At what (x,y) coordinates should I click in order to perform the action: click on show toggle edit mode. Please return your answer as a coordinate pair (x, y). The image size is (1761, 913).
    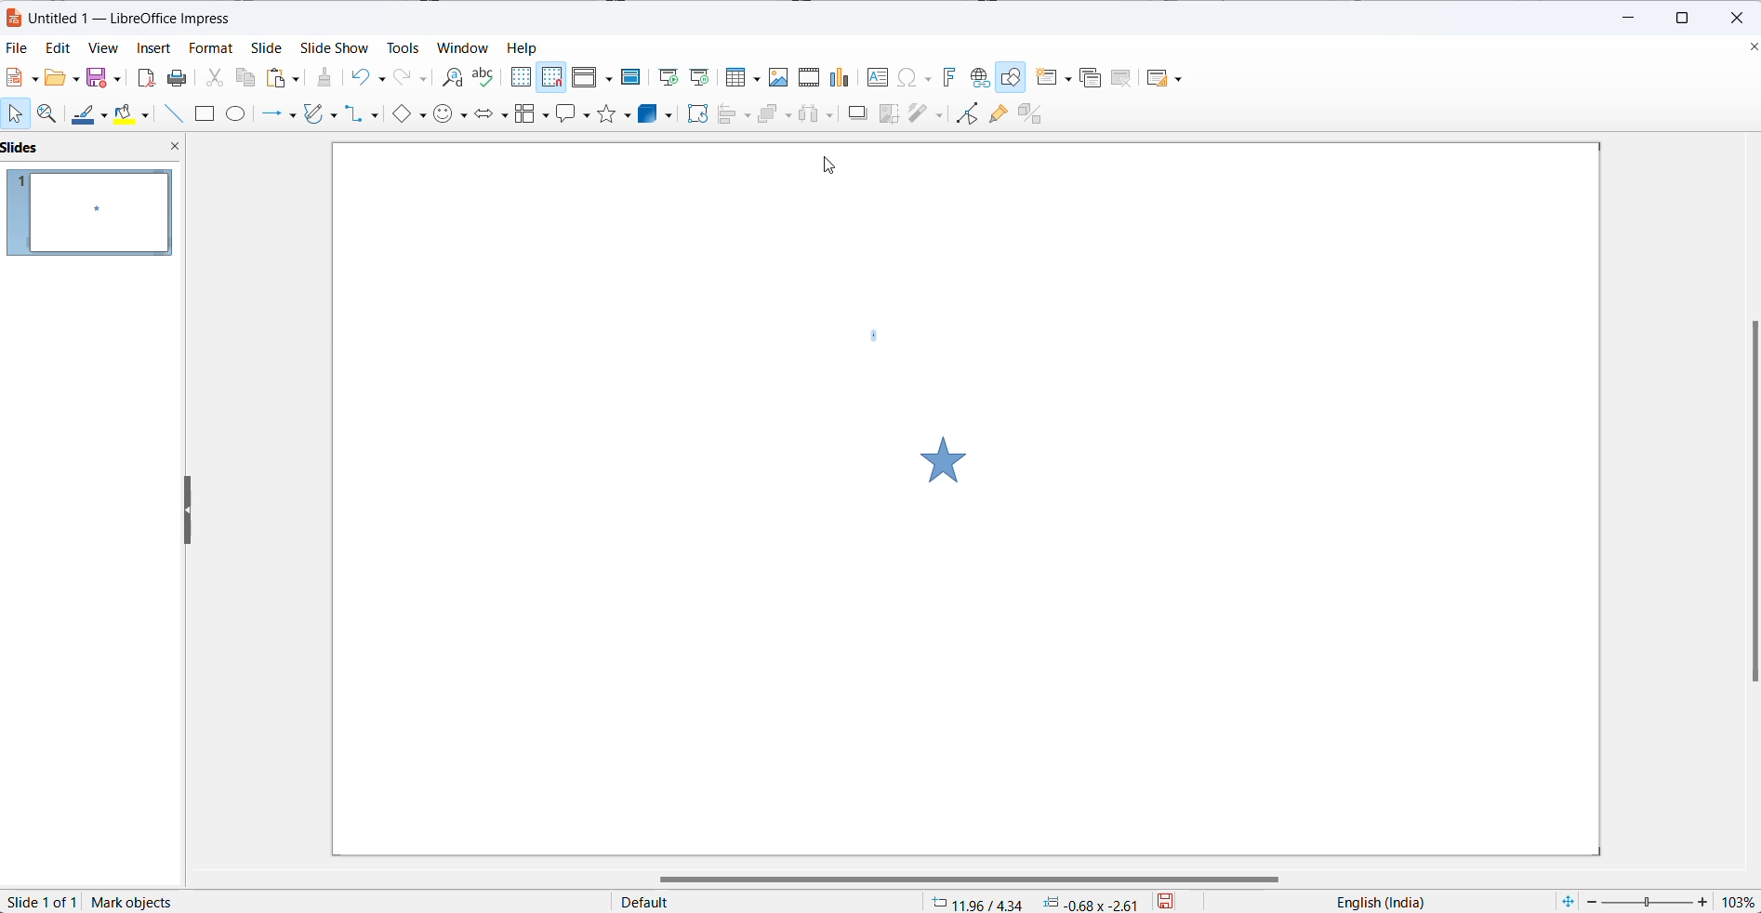
    Looking at the image, I should click on (965, 116).